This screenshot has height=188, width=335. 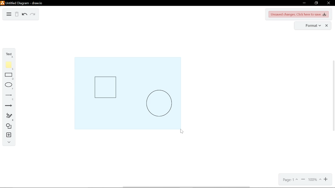 What do you see at coordinates (8, 126) in the screenshot?
I see `shapes` at bounding box center [8, 126].